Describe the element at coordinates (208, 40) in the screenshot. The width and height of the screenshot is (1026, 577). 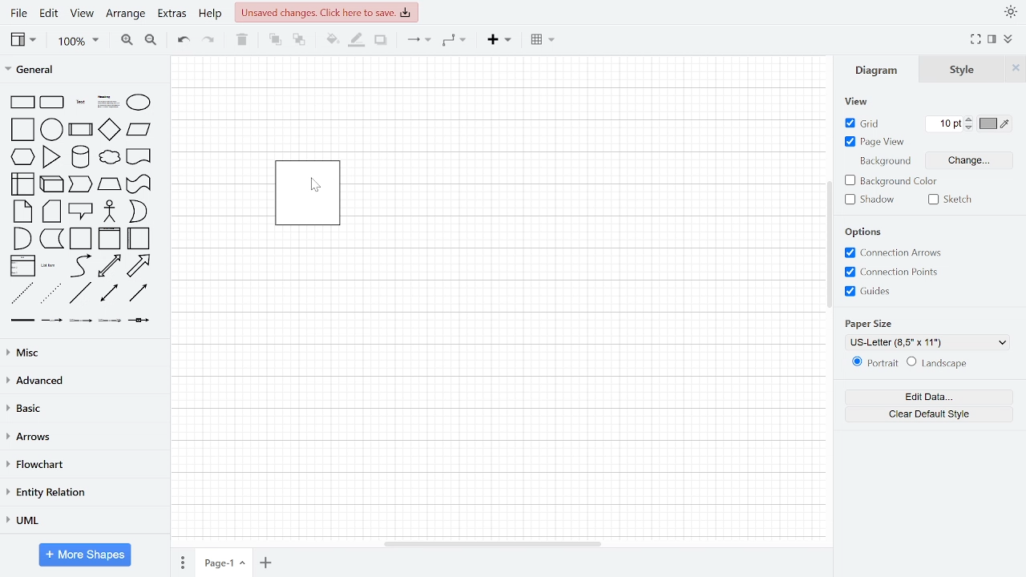
I see `redo` at that location.